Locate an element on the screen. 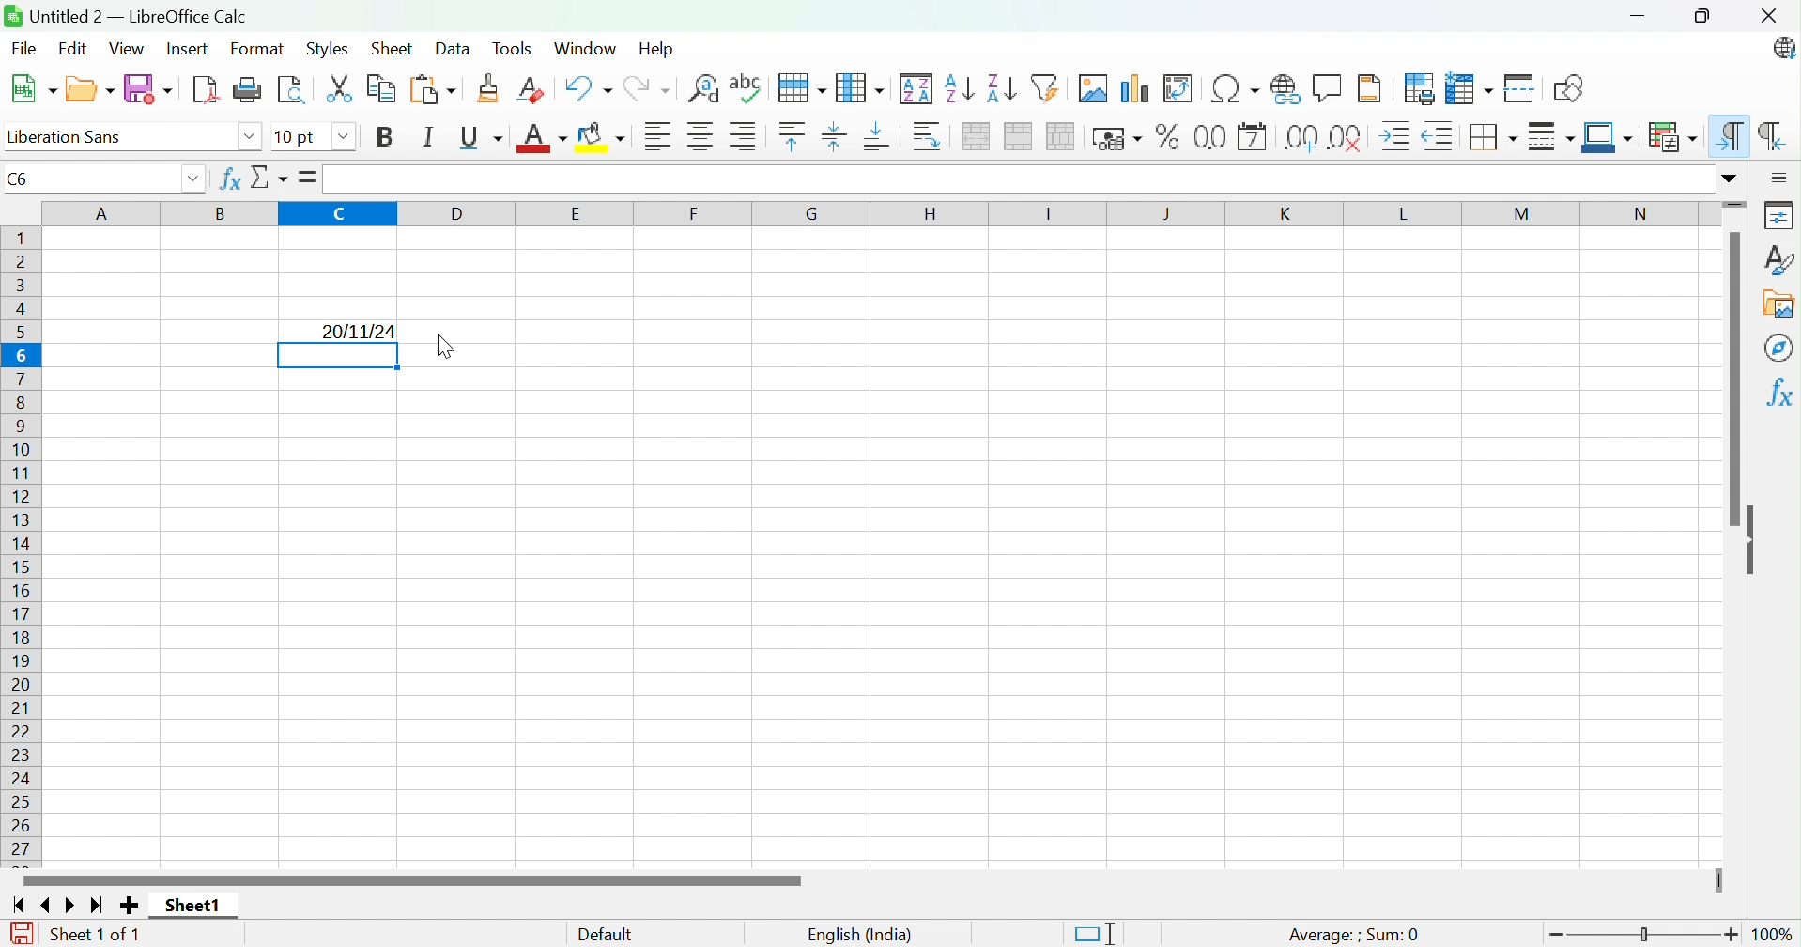 The height and width of the screenshot is (947, 1801). Functions is located at coordinates (1778, 396).